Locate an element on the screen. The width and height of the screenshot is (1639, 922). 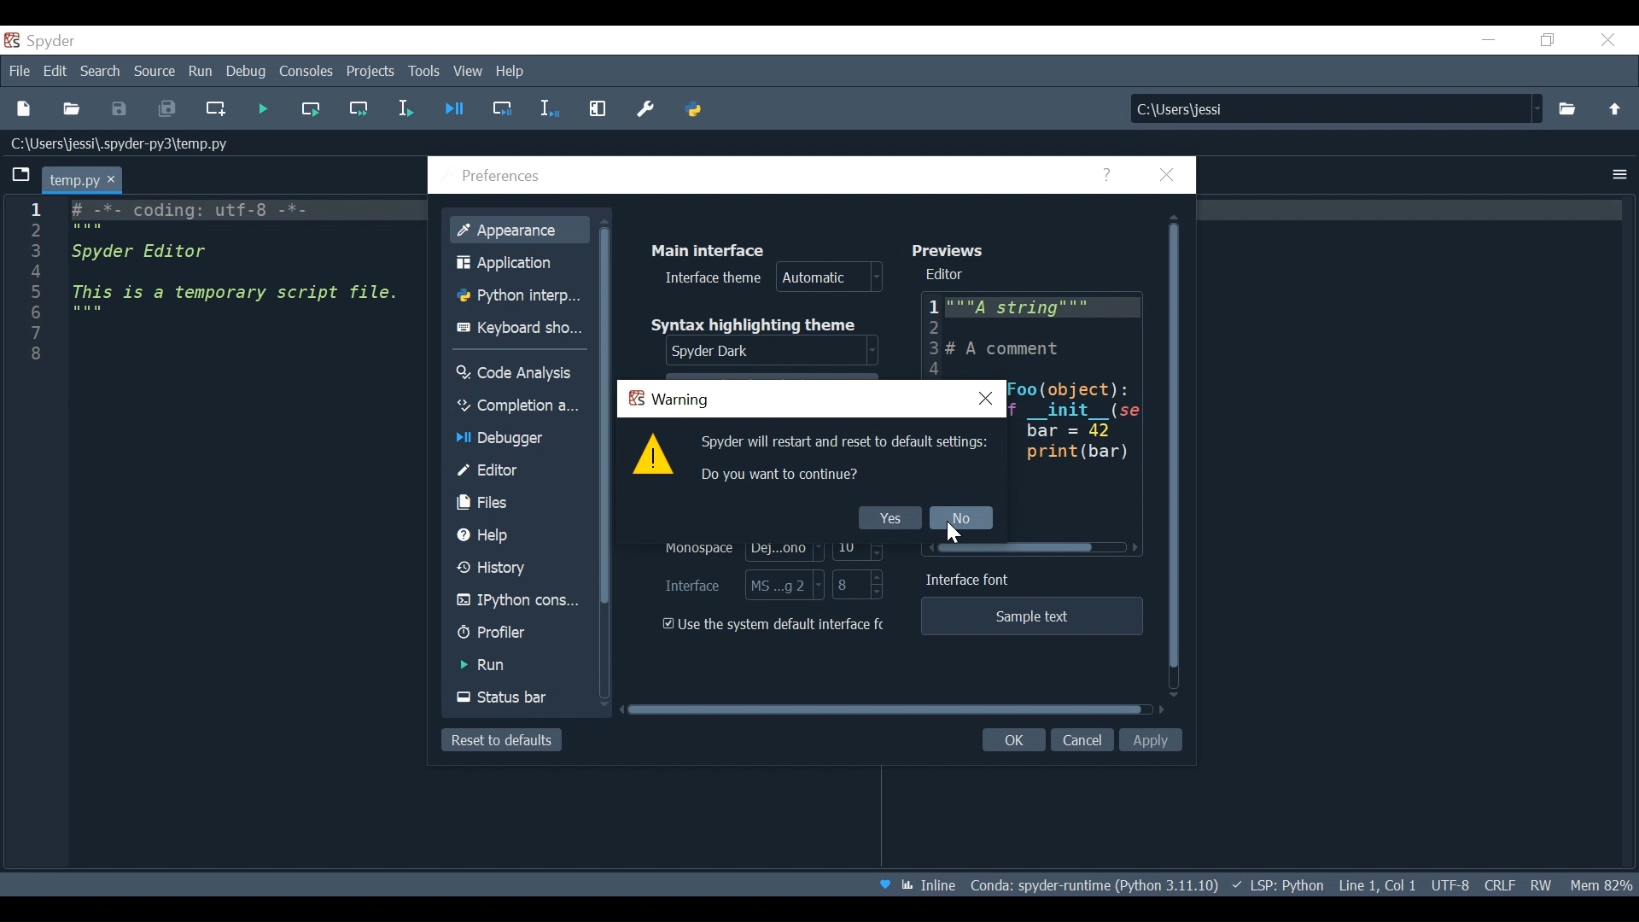
Debug cell is located at coordinates (499, 111).